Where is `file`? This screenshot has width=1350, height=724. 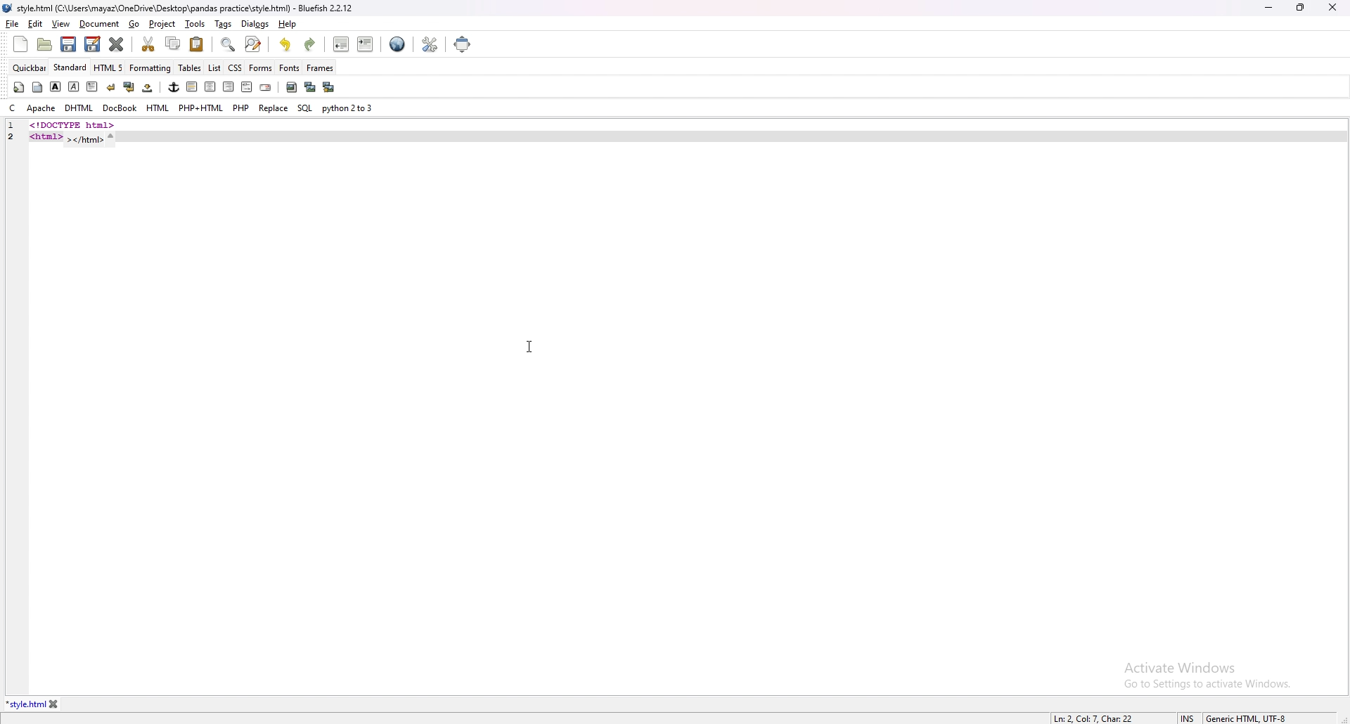
file is located at coordinates (13, 23).